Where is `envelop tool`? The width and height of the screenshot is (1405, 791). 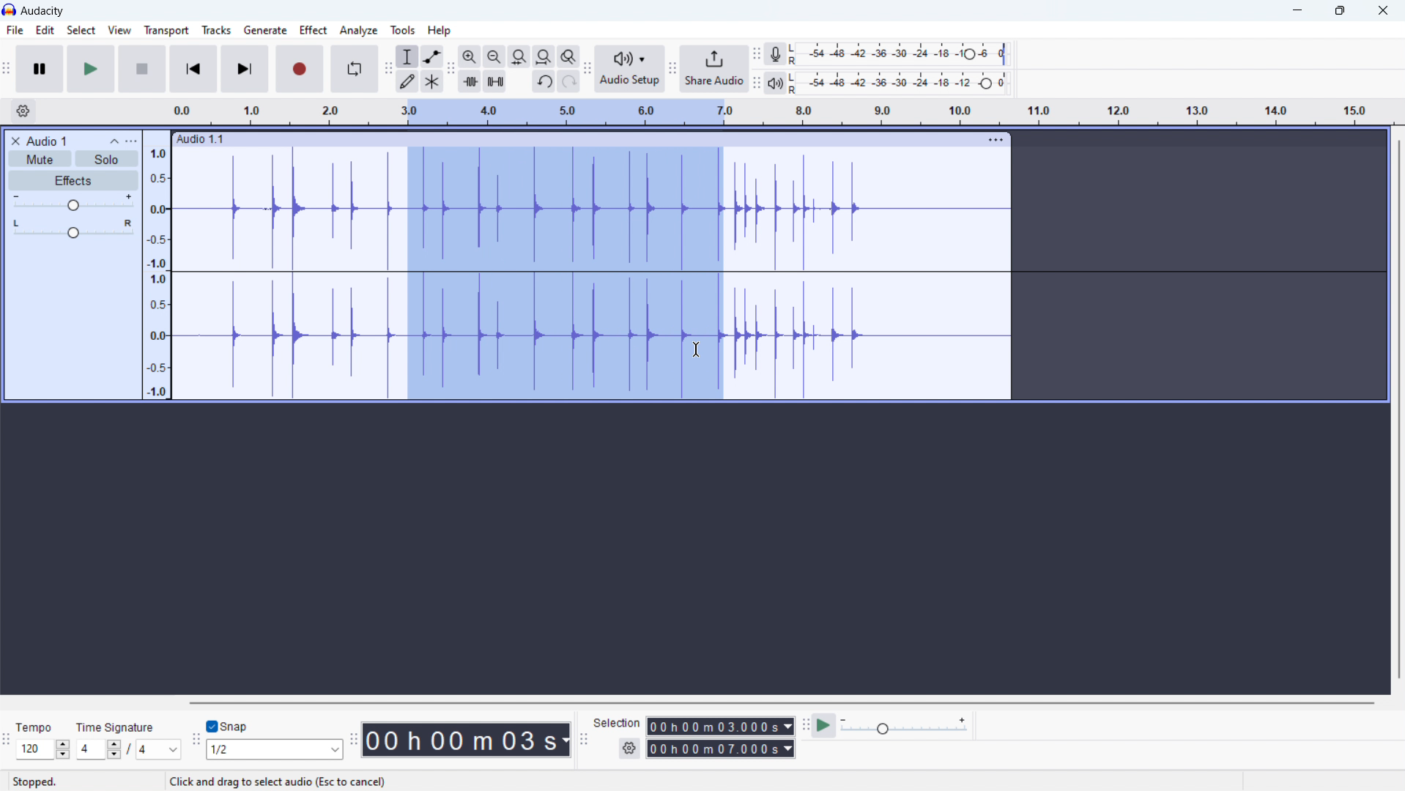 envelop tool is located at coordinates (433, 56).